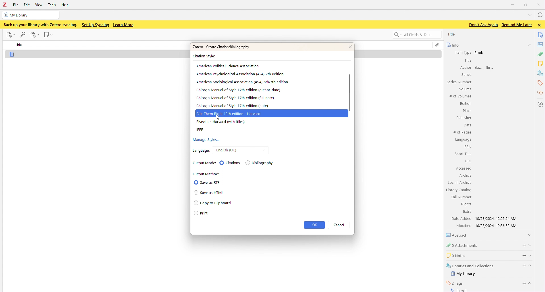 The image size is (545, 292). What do you see at coordinates (541, 34) in the screenshot?
I see `documents` at bounding box center [541, 34].